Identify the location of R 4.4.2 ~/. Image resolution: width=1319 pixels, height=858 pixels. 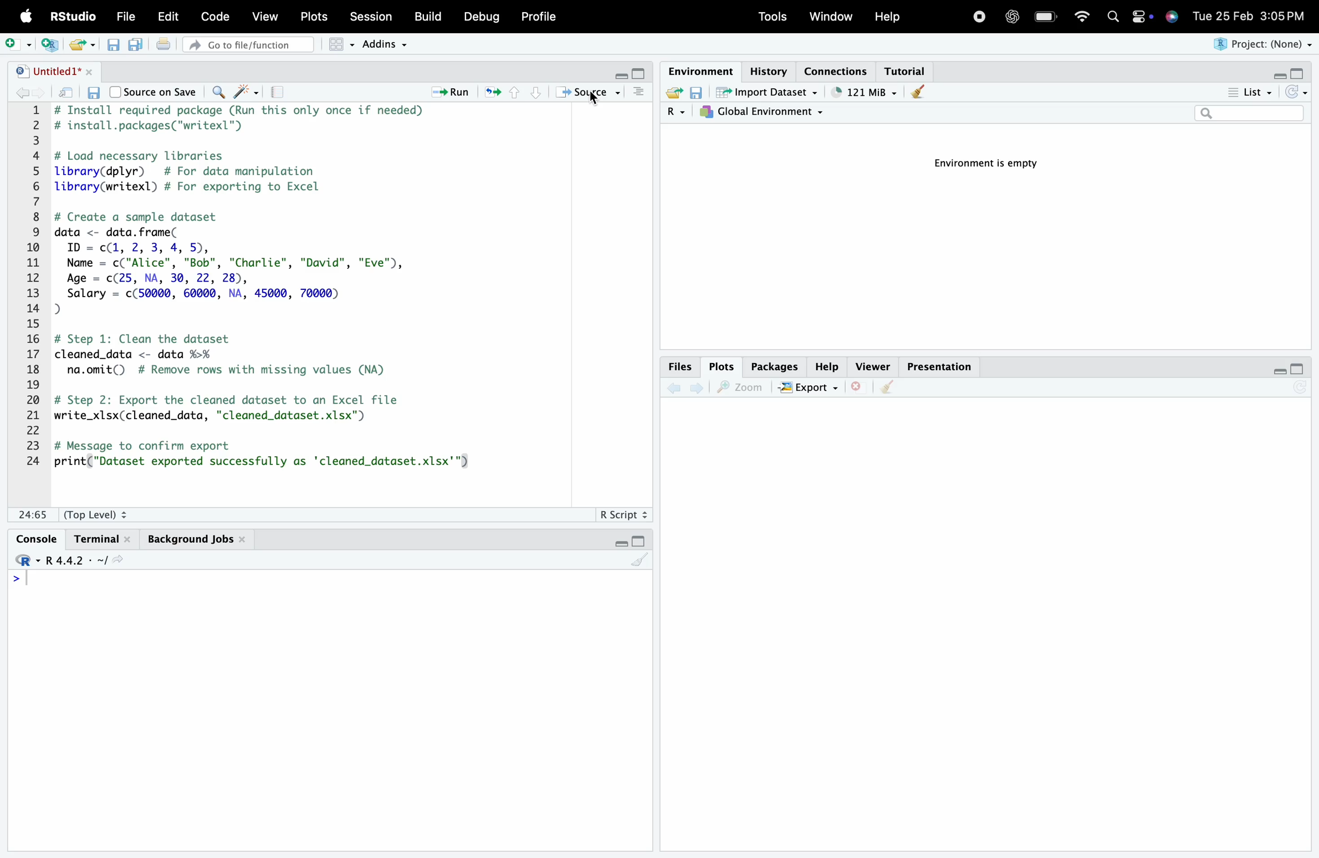
(78, 559).